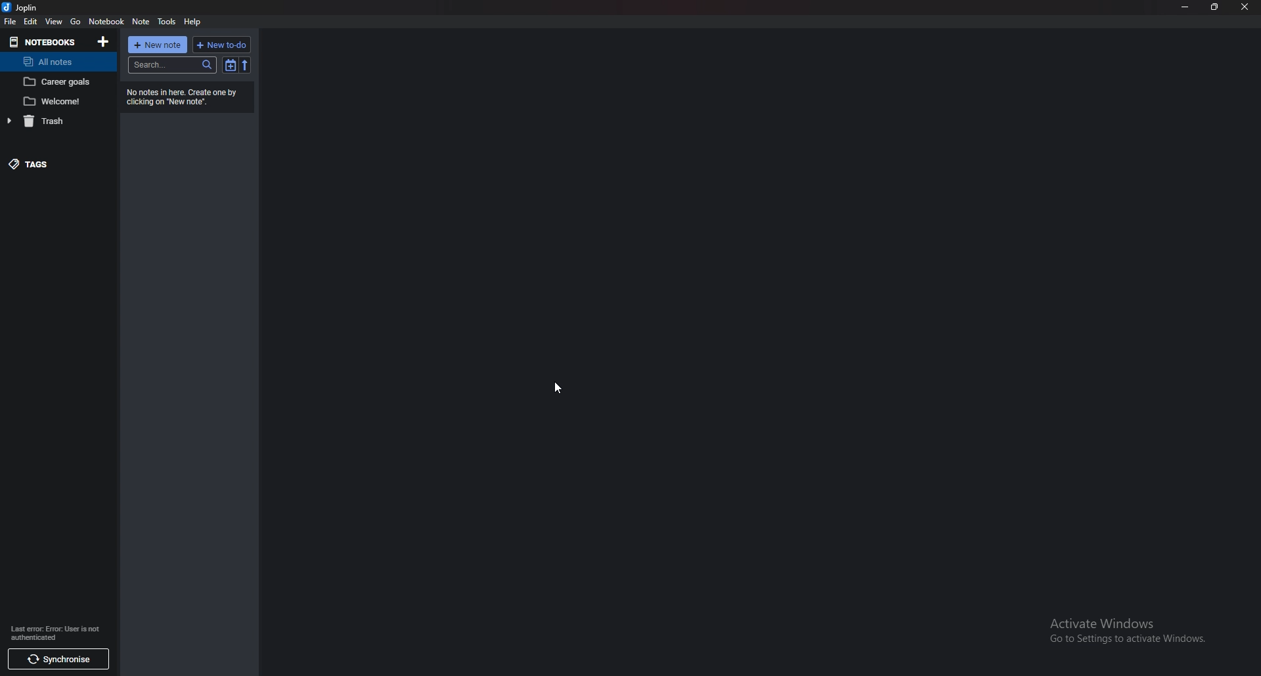 Image resolution: width=1261 pixels, height=676 pixels. Describe the element at coordinates (167, 22) in the screenshot. I see `tools` at that location.